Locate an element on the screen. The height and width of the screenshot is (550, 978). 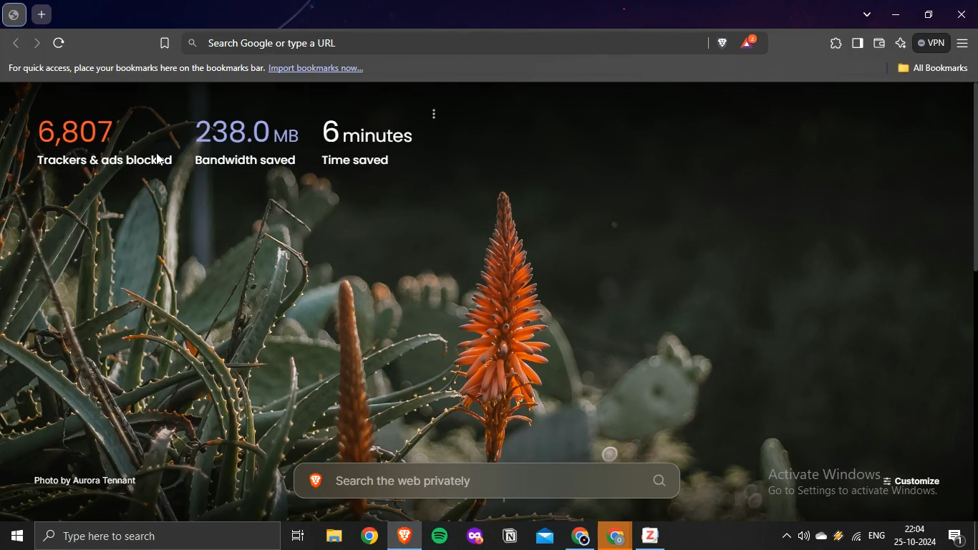
search google or type a Url is located at coordinates (314, 42).